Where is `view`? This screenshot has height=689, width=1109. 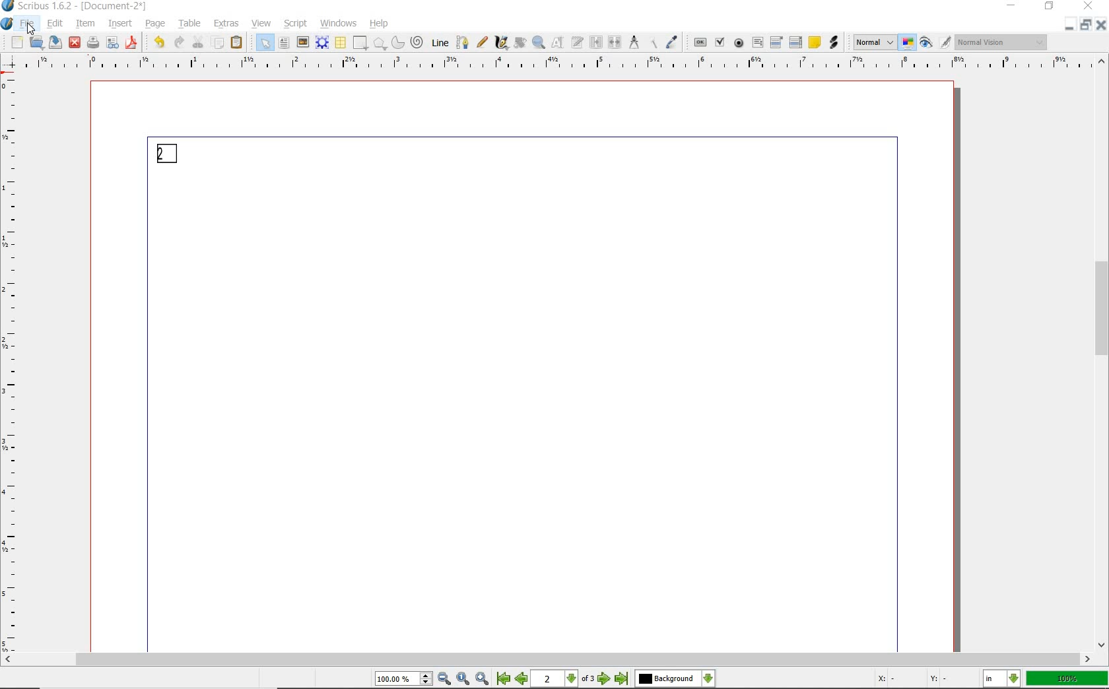
view is located at coordinates (261, 23).